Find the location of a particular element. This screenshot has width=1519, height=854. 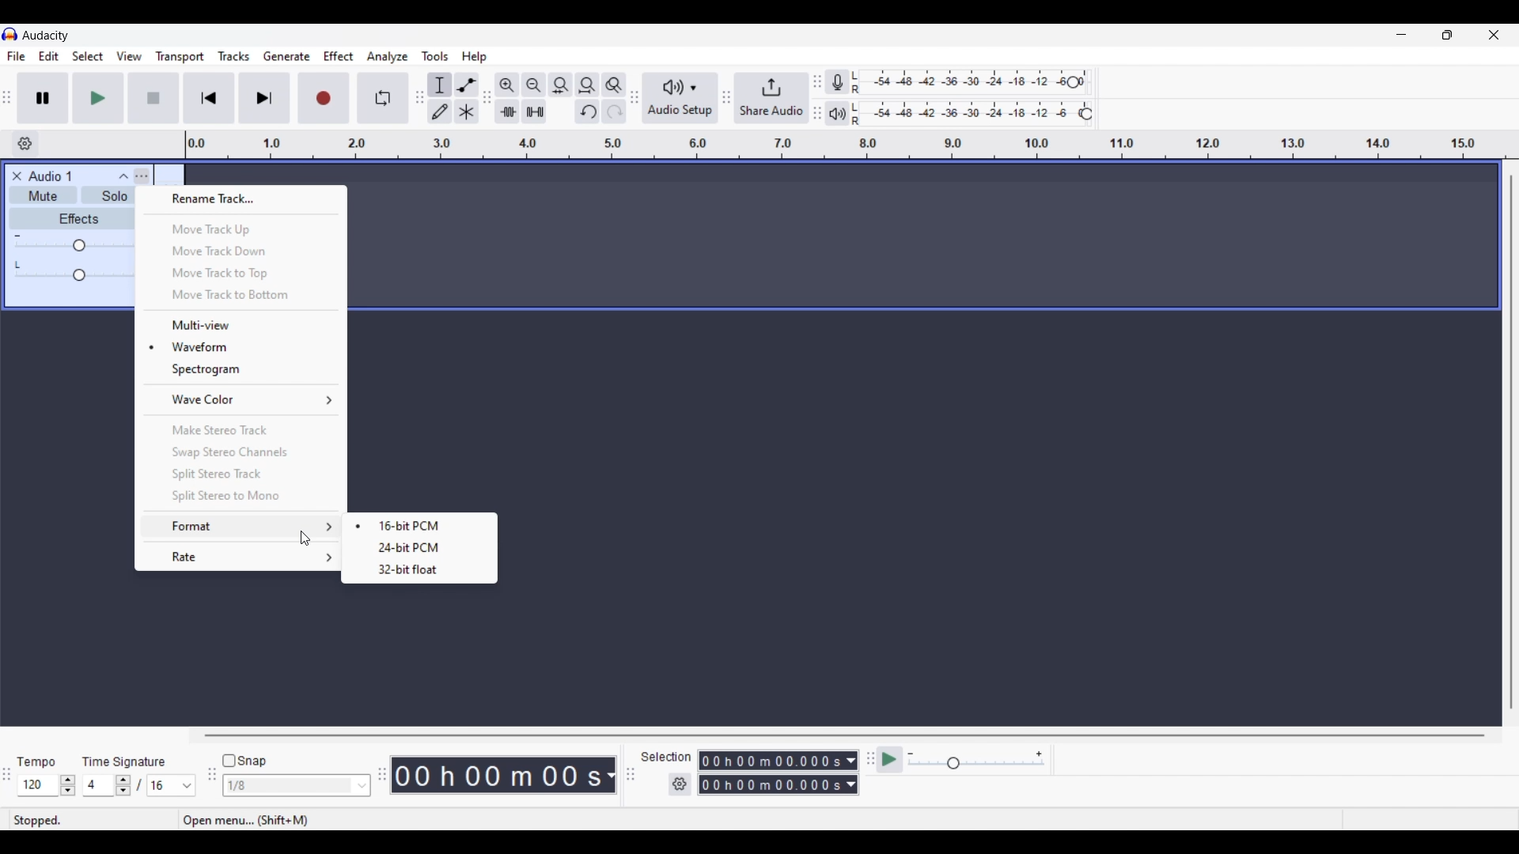

Waveform view, current selection is located at coordinates (241, 346).